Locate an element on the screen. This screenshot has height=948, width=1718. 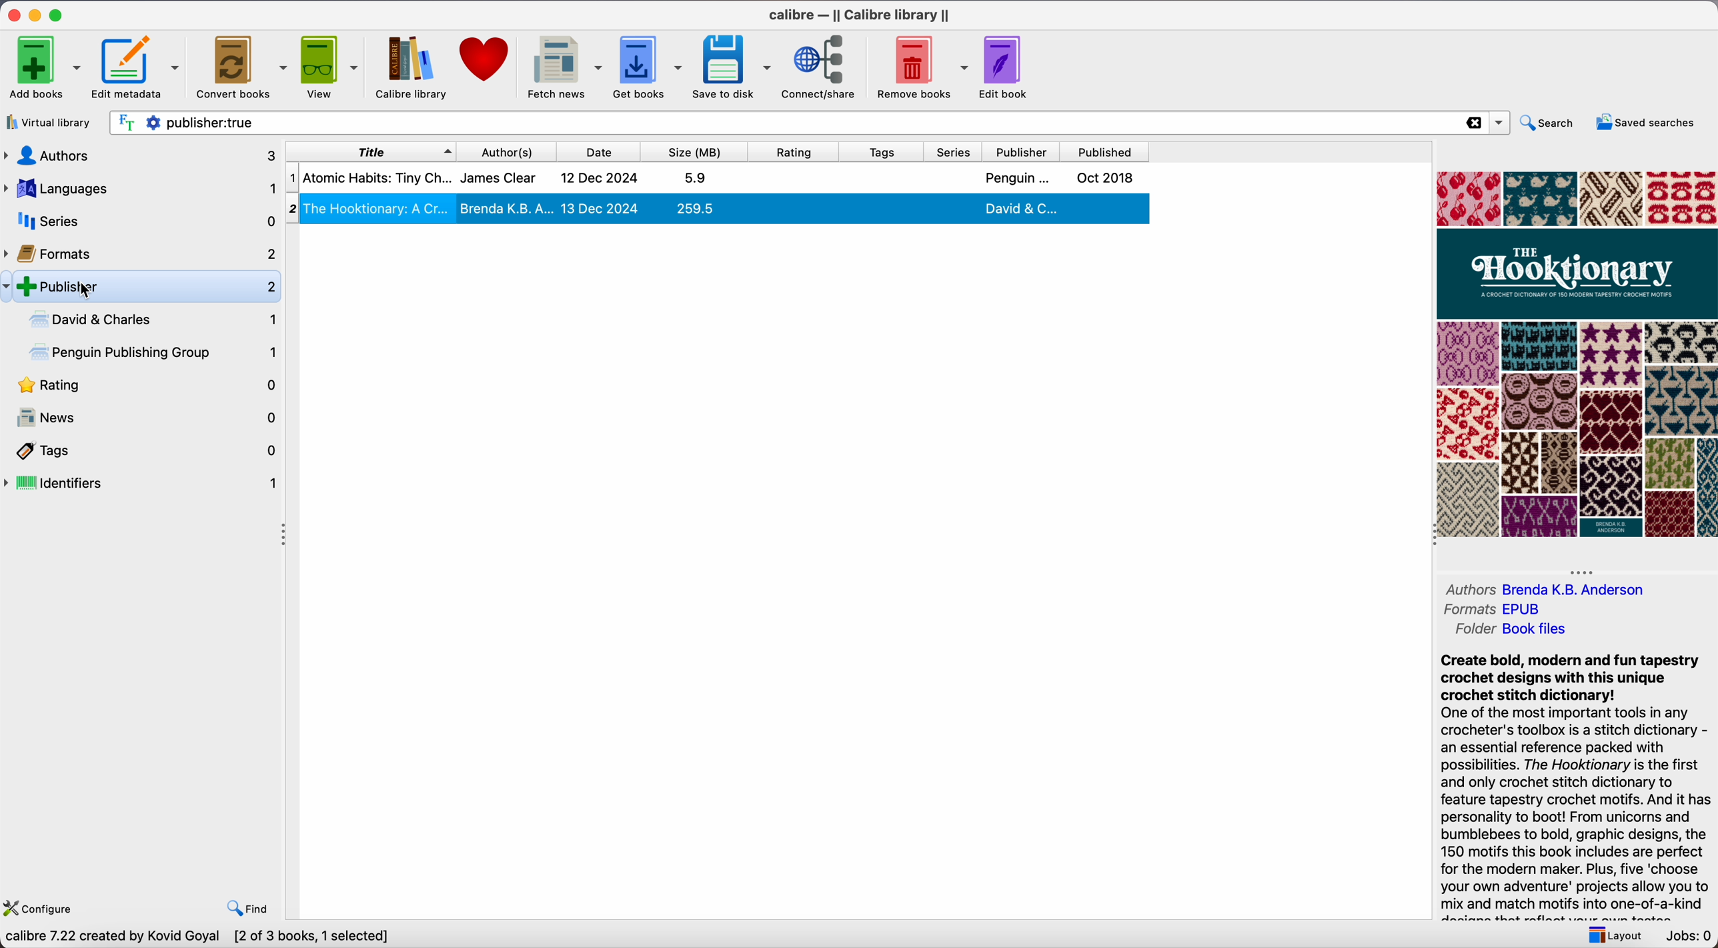
The Hooktionary is located at coordinates (718, 208).